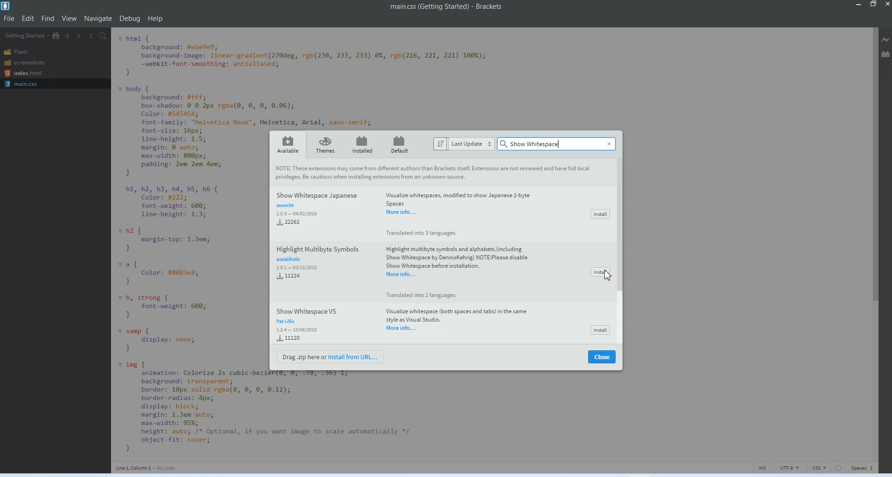 The height and width of the screenshot is (477, 892). What do you see at coordinates (91, 35) in the screenshot?
I see `Split editor vertically and Horizontally` at bounding box center [91, 35].